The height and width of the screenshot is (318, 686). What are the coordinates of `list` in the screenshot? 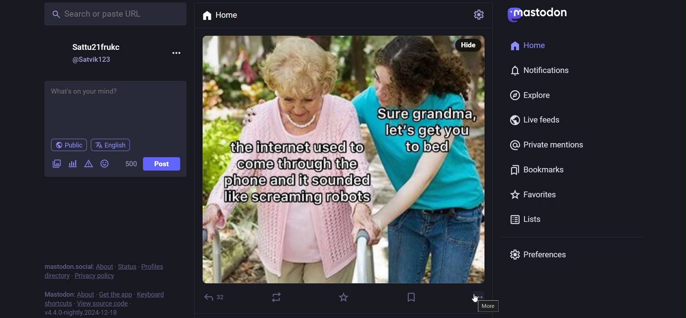 It's located at (529, 219).